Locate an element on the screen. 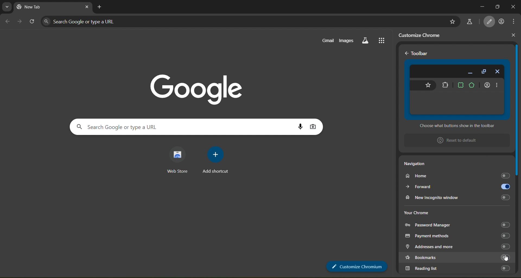 This screenshot has height=278, width=521. addresses and more is located at coordinates (456, 247).